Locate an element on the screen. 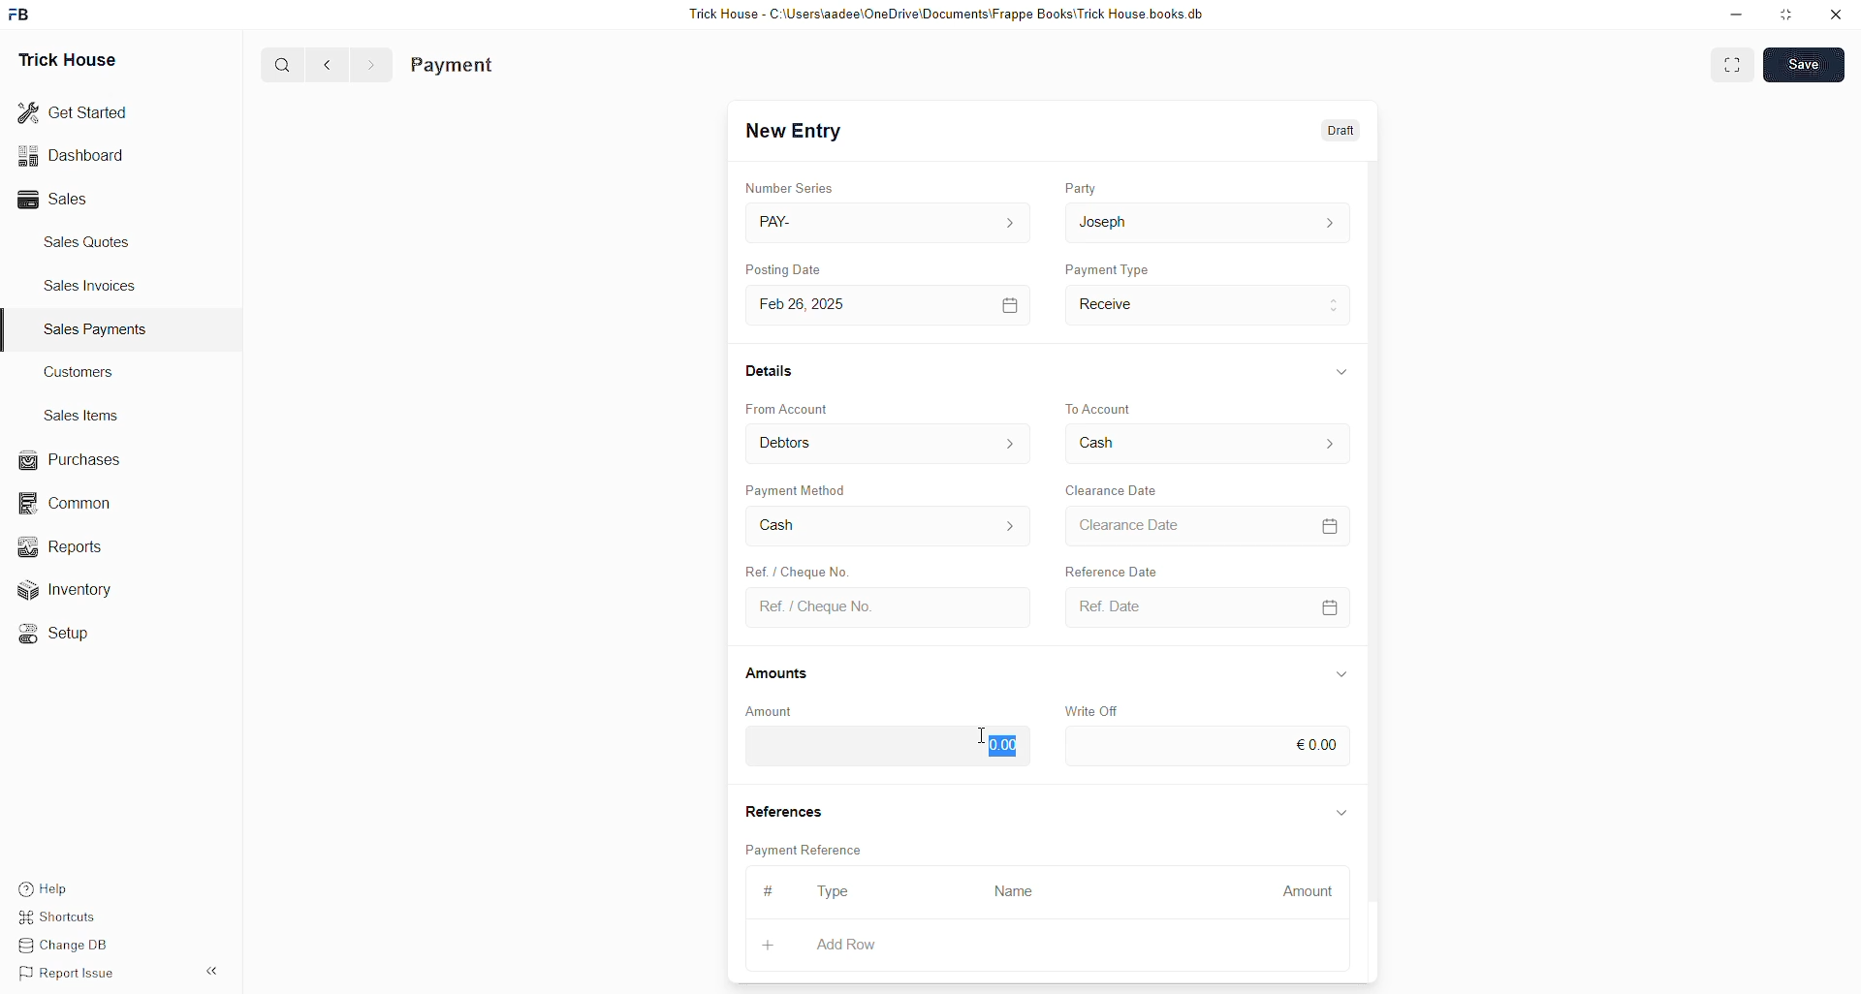 This screenshot has height=994, width=1861. Sales is located at coordinates (58, 200).